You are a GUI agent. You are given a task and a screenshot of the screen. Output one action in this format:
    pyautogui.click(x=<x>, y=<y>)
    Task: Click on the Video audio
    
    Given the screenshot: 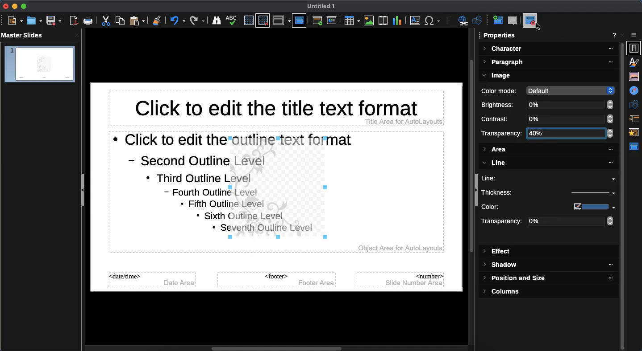 What is the action you would take?
    pyautogui.click(x=382, y=21)
    